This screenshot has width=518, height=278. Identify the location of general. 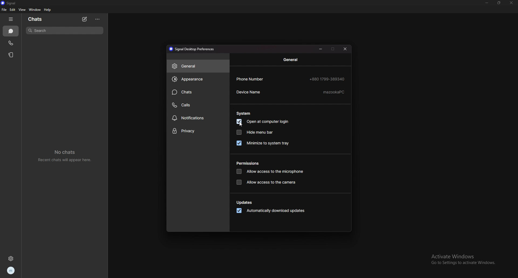
(198, 66).